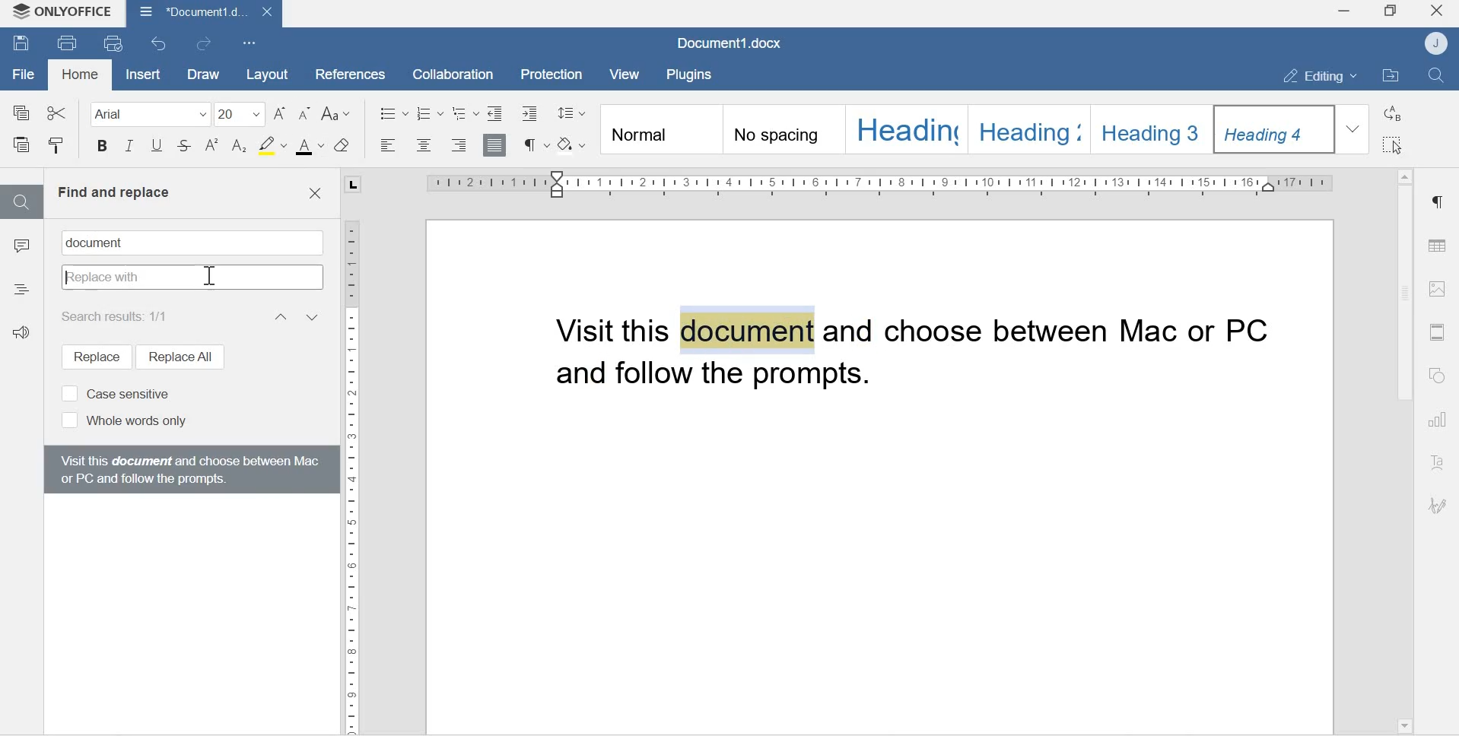 The image size is (1459, 736). Describe the element at coordinates (272, 144) in the screenshot. I see `Highlight color` at that location.